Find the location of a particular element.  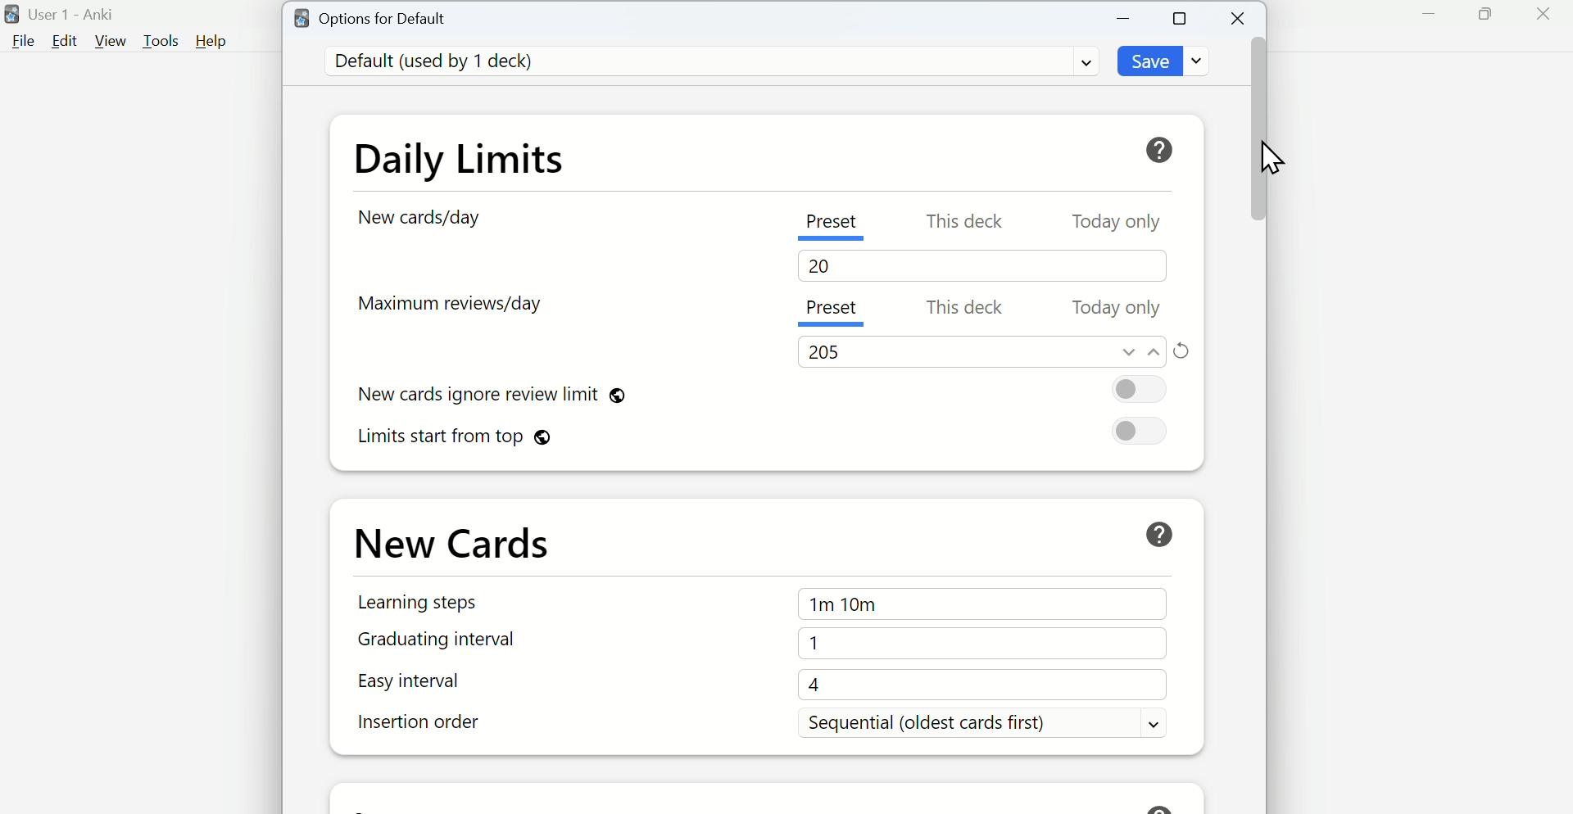

New Cards is located at coordinates (452, 541).